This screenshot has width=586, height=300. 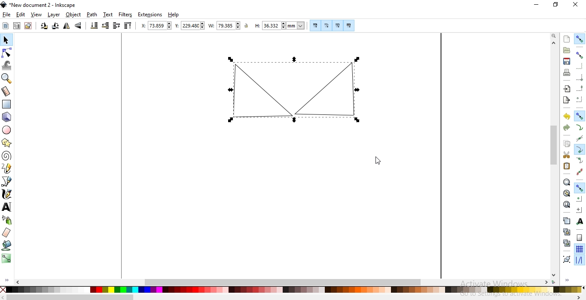 I want to click on spray objects by sculpting or painting, so click(x=7, y=221).